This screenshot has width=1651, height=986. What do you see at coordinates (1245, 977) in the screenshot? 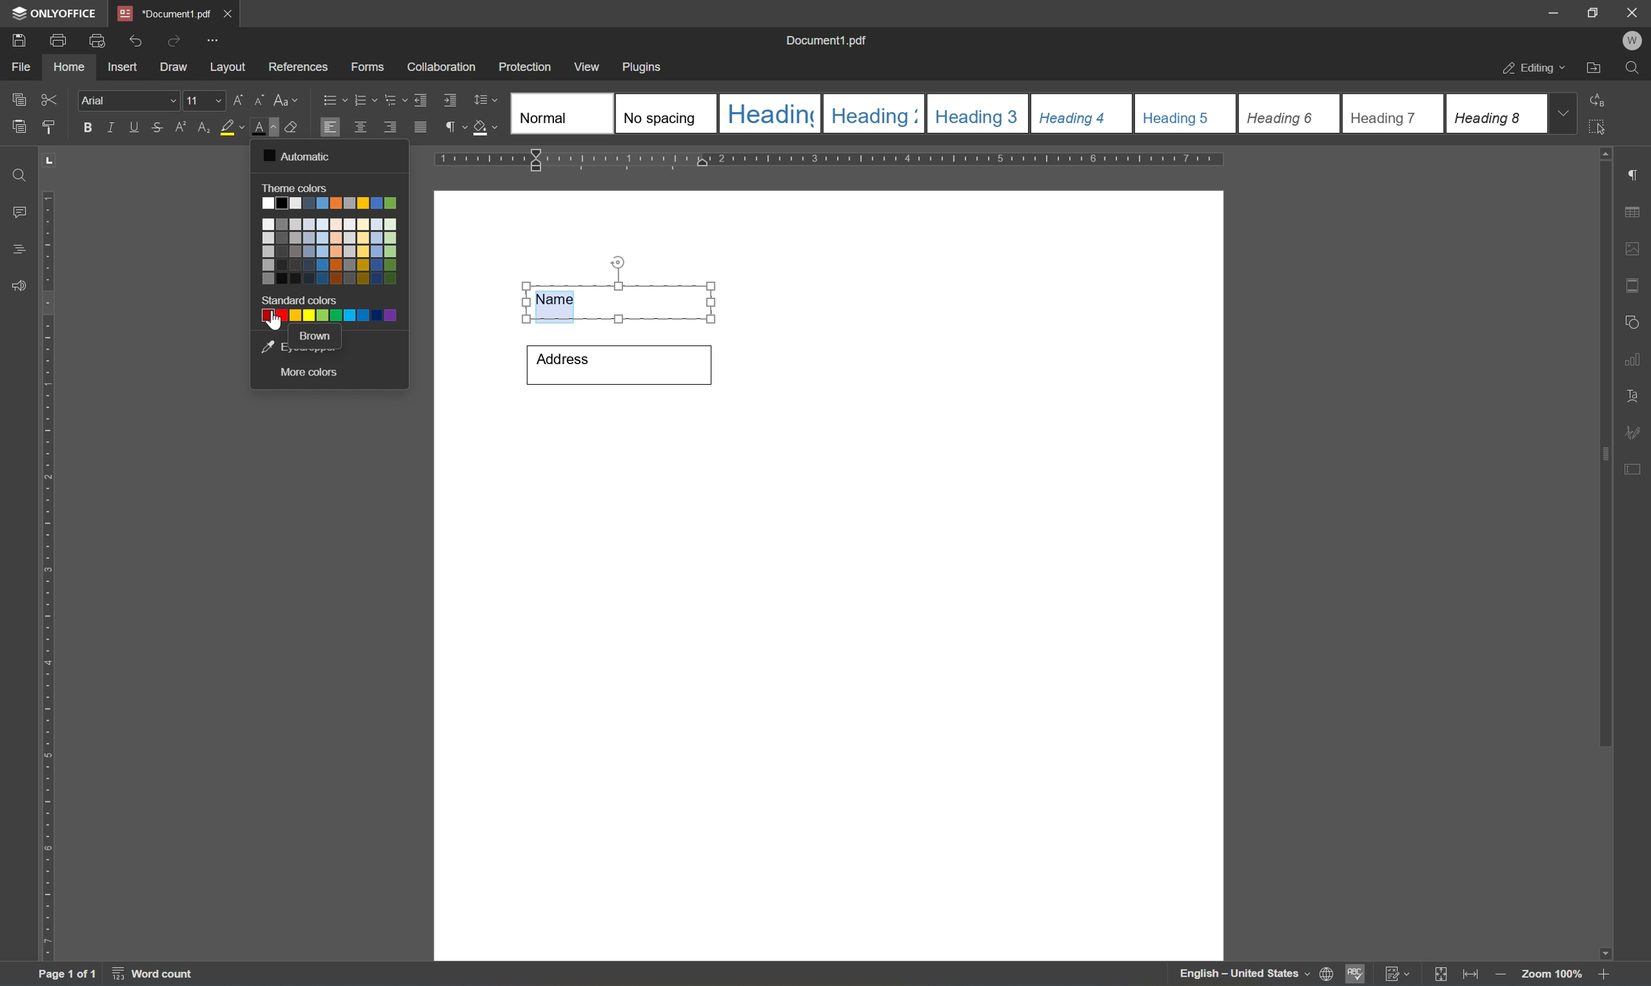
I see `english-united states` at bounding box center [1245, 977].